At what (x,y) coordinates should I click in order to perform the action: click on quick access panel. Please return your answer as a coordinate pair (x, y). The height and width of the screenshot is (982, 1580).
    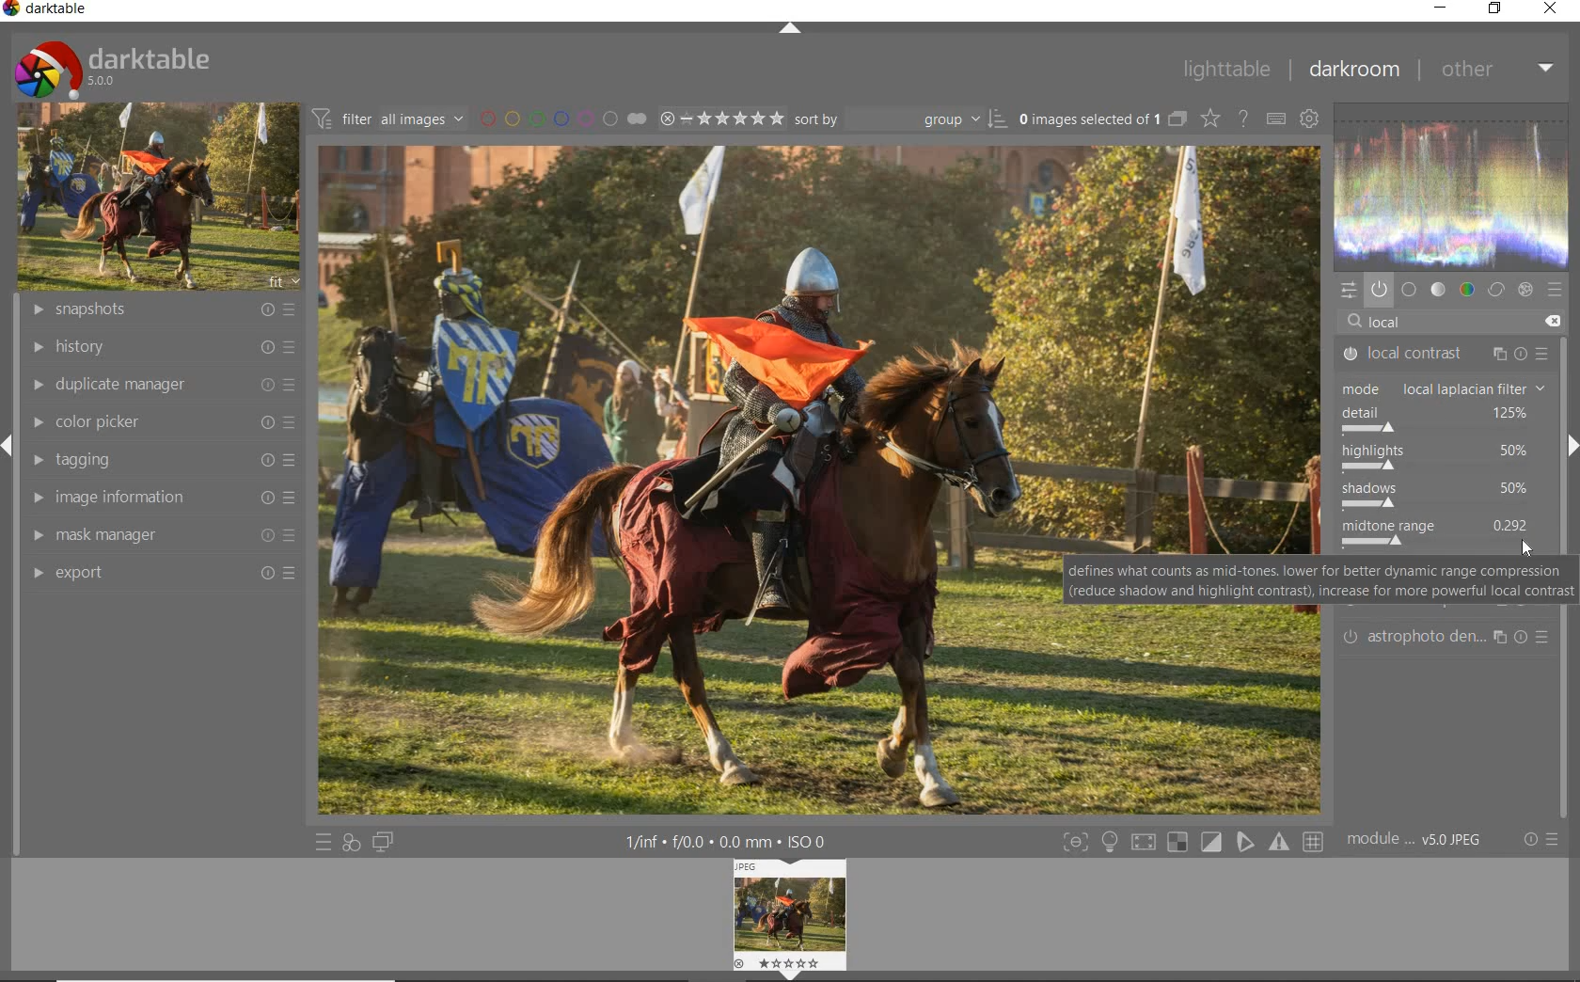
    Looking at the image, I should click on (1348, 290).